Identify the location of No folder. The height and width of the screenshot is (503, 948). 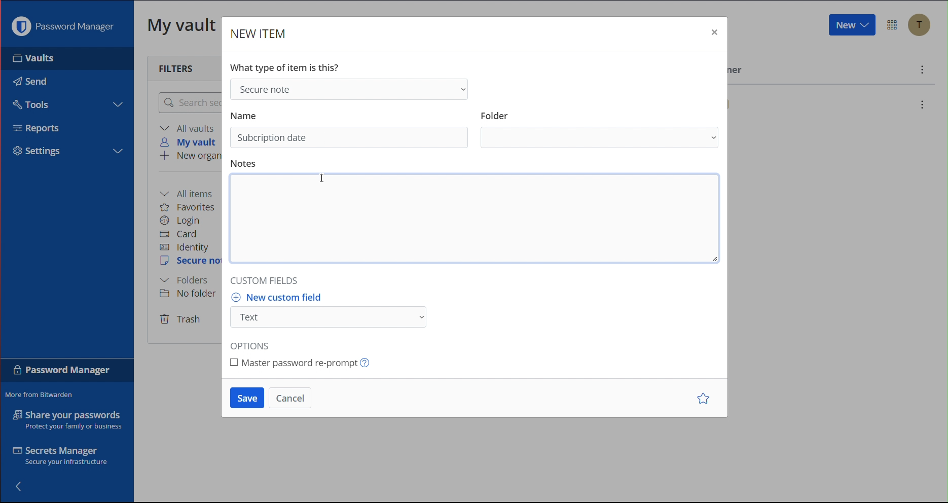
(191, 293).